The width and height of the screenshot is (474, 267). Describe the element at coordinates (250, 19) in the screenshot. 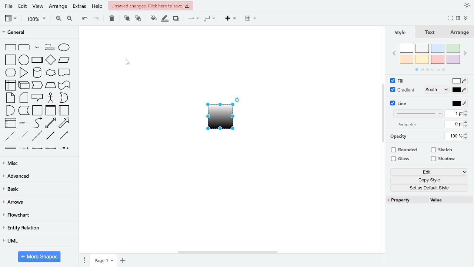

I see `table` at that location.